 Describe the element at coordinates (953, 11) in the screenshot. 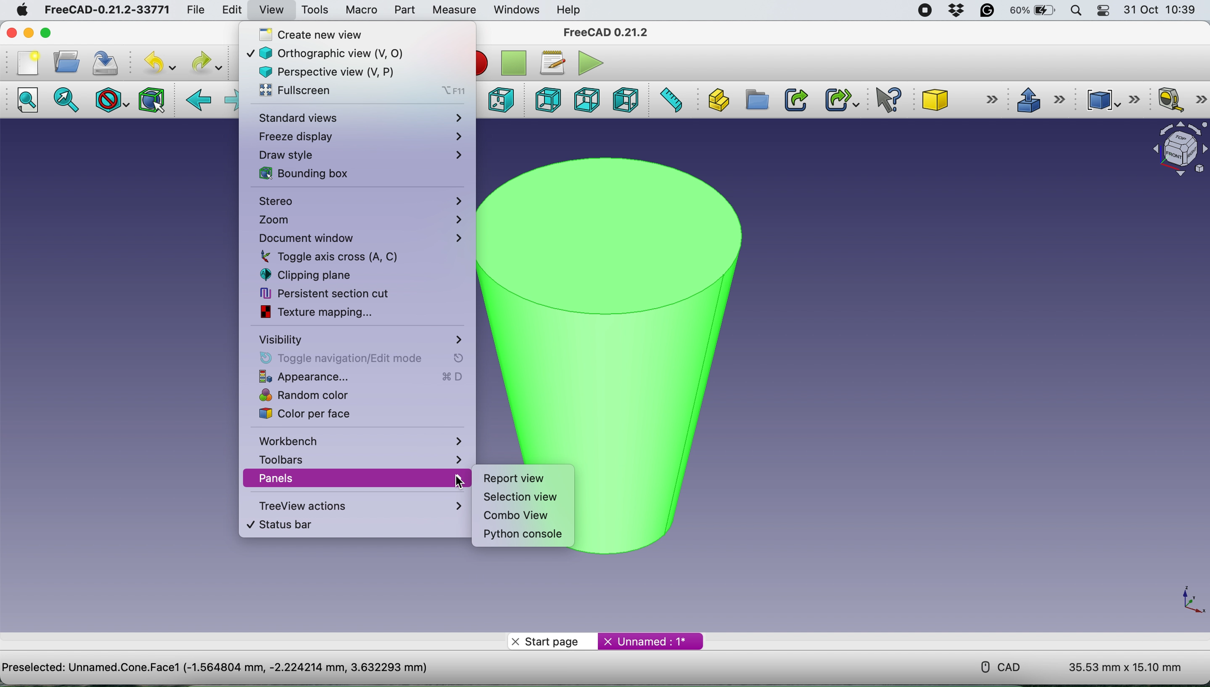

I see `dropbox` at that location.